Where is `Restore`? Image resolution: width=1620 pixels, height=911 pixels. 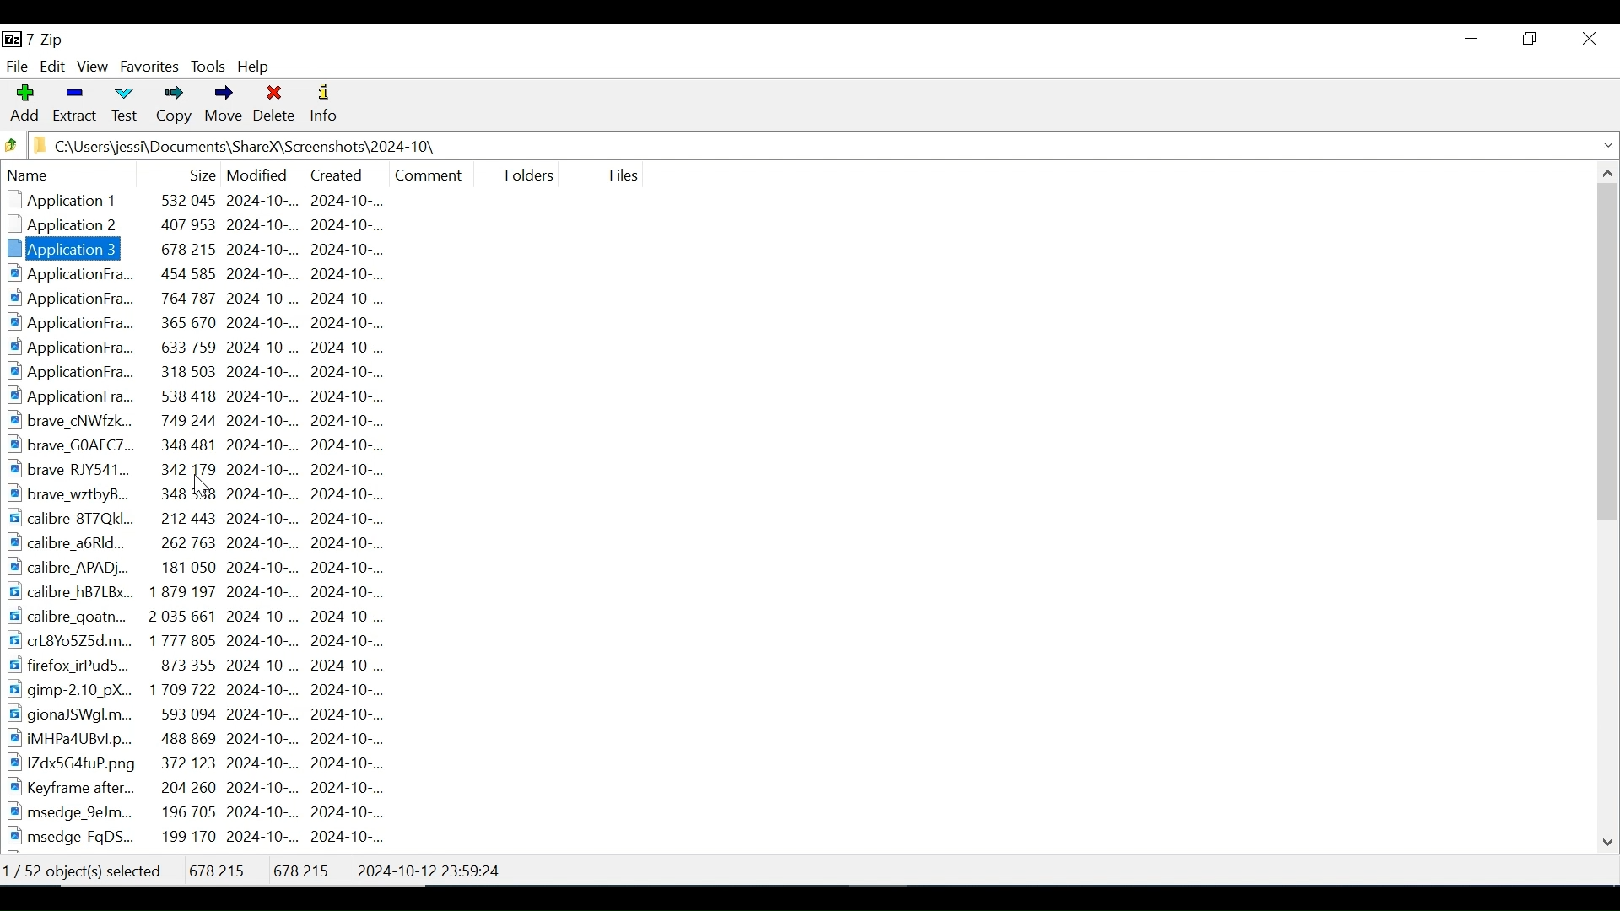 Restore is located at coordinates (1532, 38).